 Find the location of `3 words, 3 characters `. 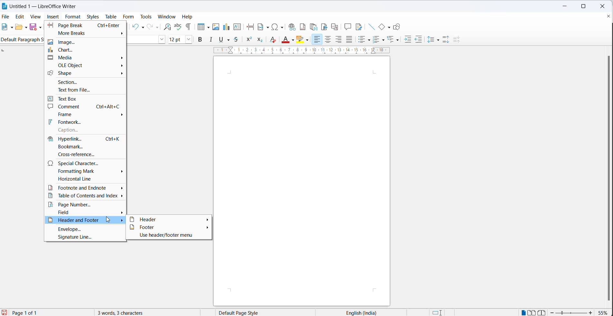

3 words, 3 characters  is located at coordinates (126, 312).